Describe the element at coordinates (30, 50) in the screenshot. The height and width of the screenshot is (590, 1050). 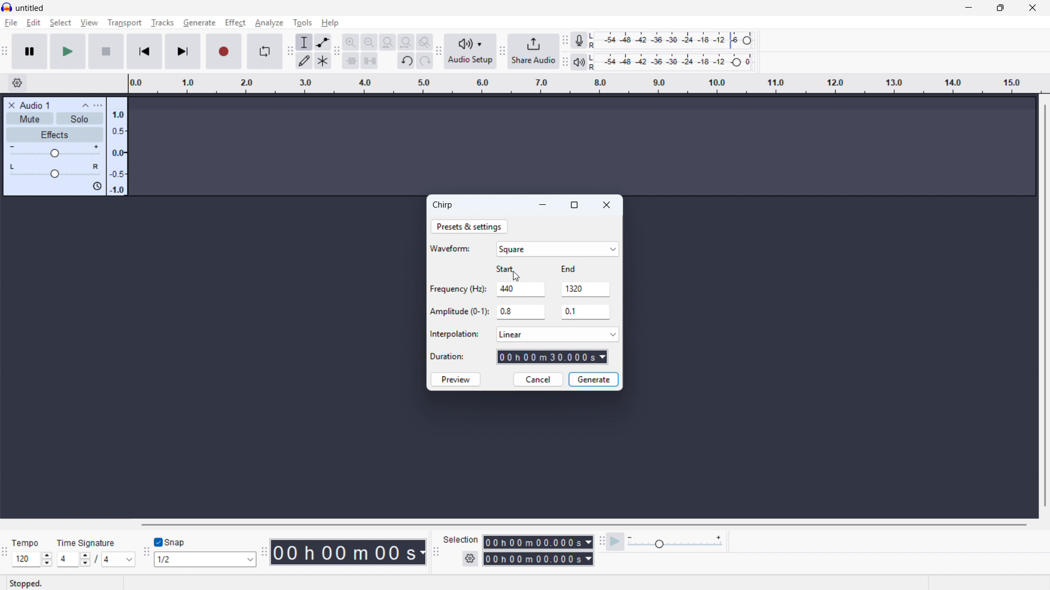
I see `Pause ` at that location.